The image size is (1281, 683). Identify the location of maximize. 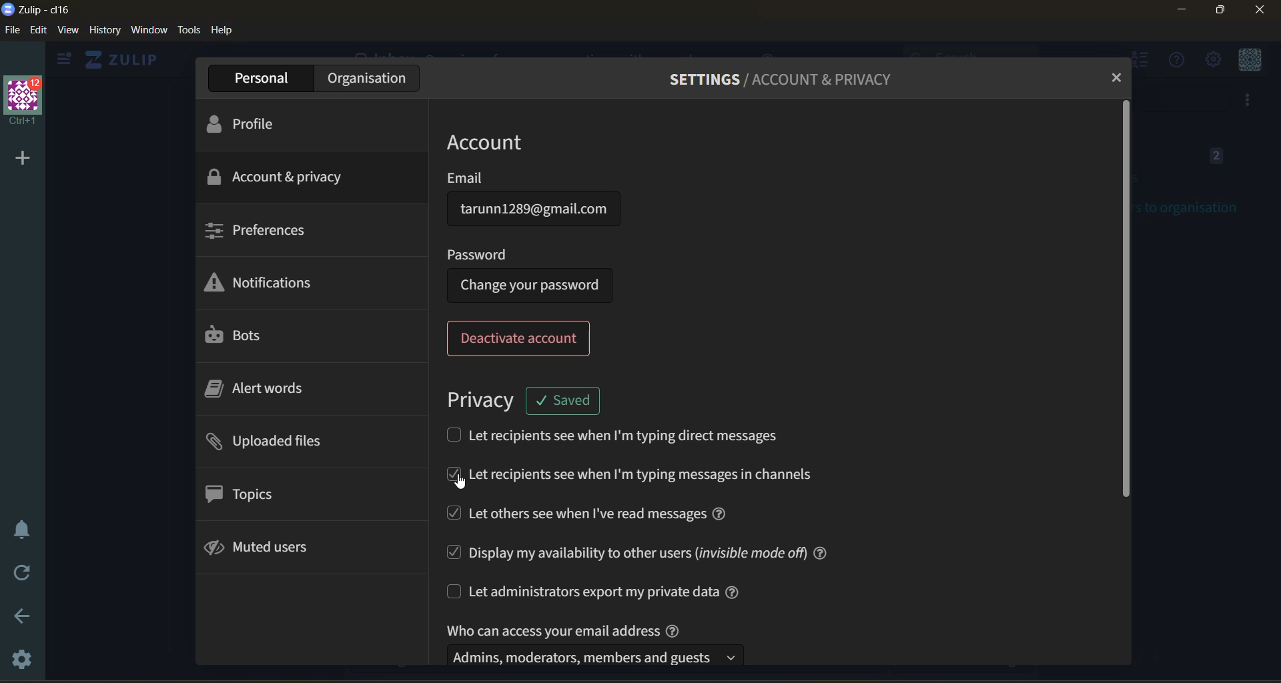
(1218, 12).